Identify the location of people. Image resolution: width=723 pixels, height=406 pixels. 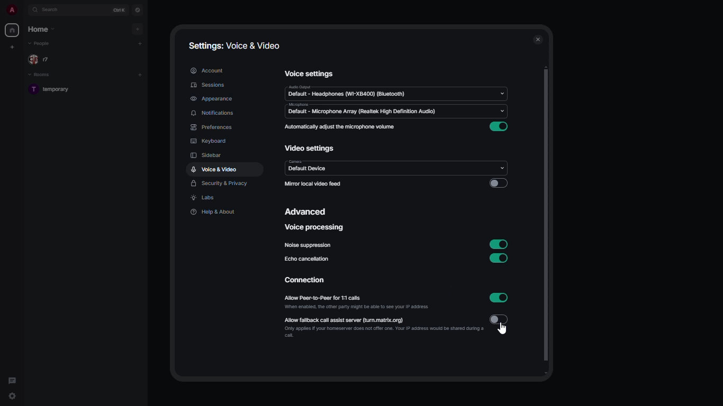
(41, 44).